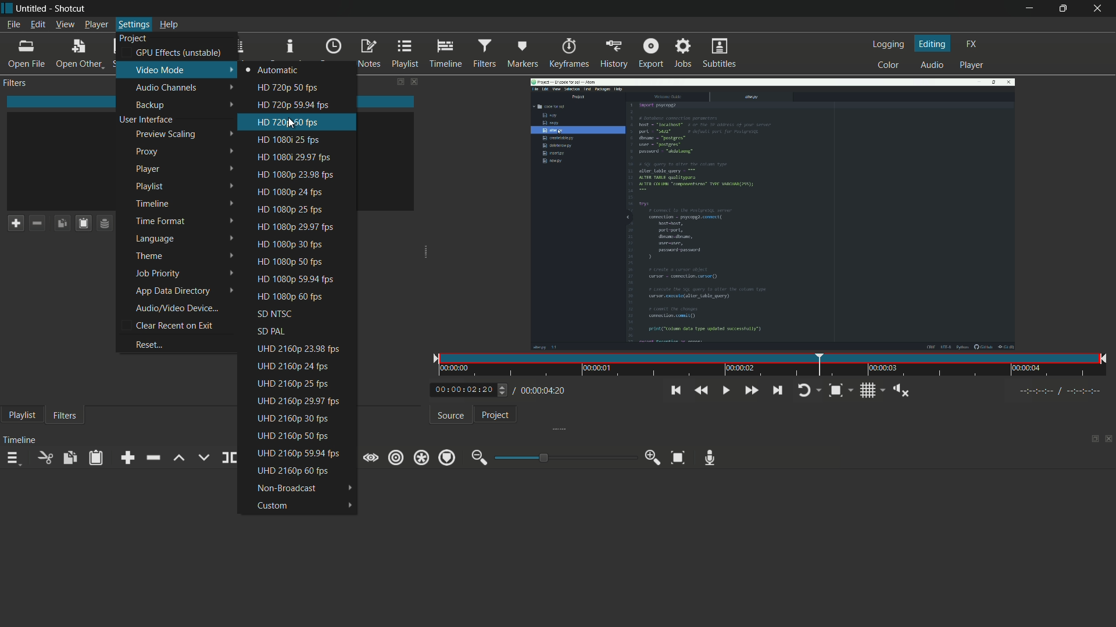  Describe the element at coordinates (184, 325) in the screenshot. I see `clear recent on exit` at that location.